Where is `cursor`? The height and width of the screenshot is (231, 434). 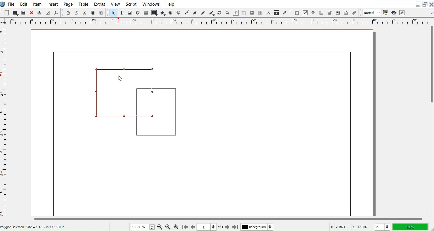
cursor is located at coordinates (120, 78).